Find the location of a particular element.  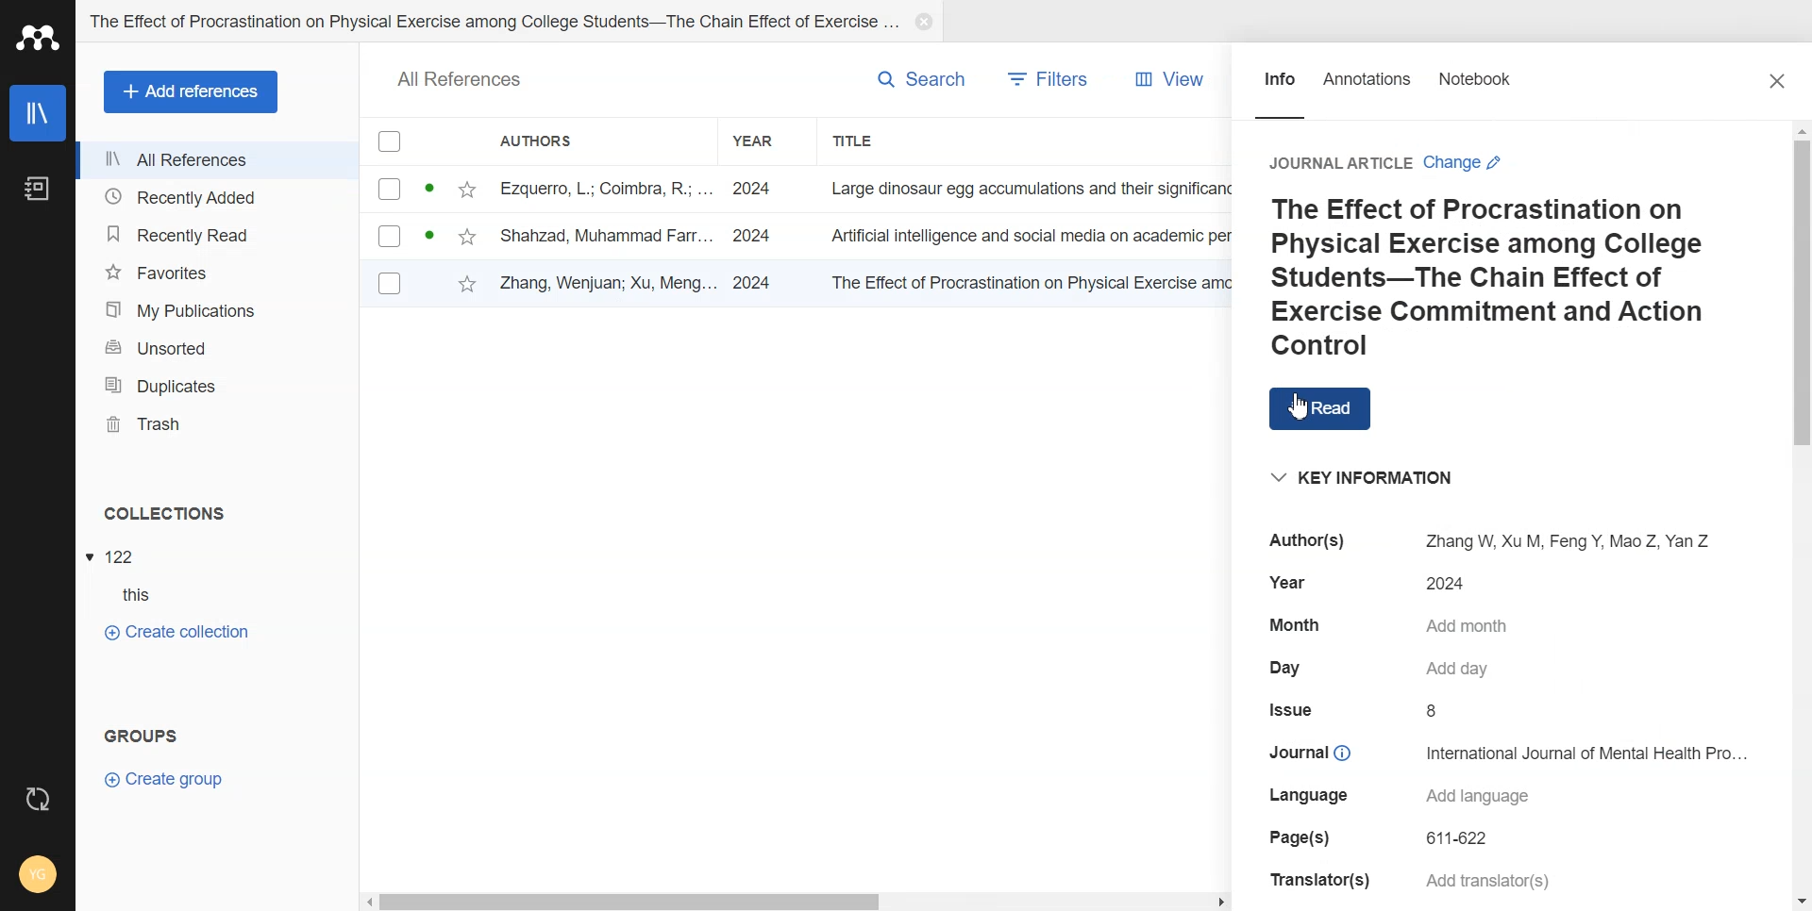

Vertical scroll bar is located at coordinates (1801, 514).